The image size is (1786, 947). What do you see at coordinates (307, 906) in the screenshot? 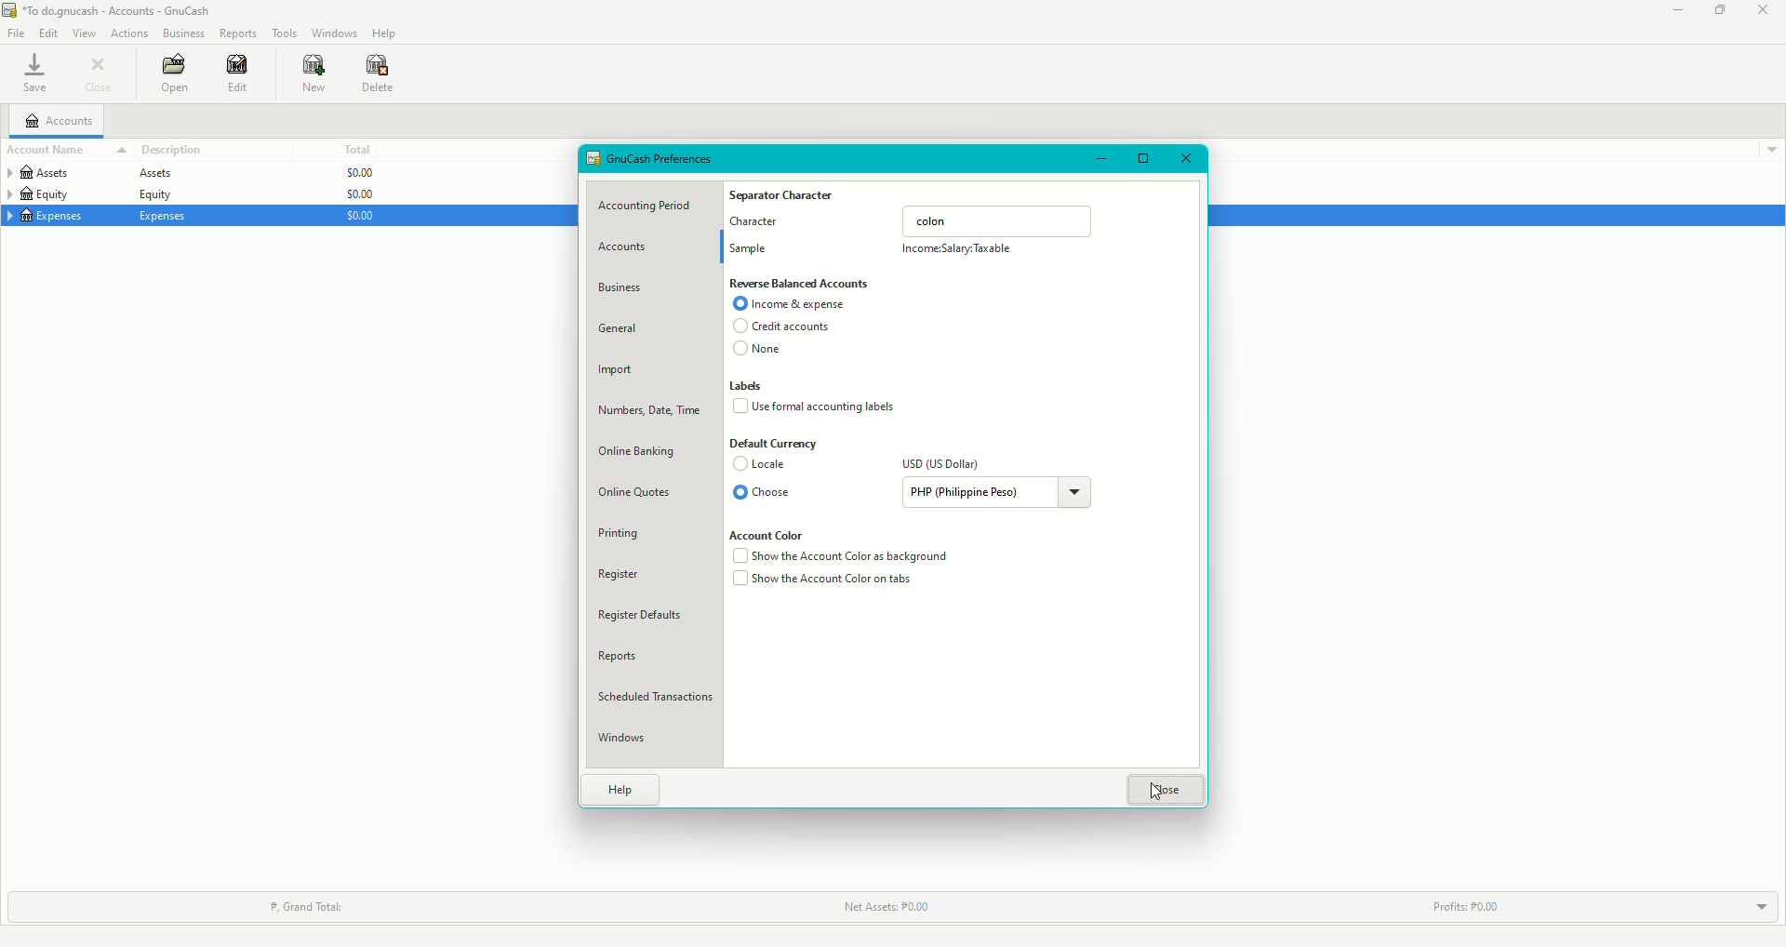
I see `Grand Total` at bounding box center [307, 906].